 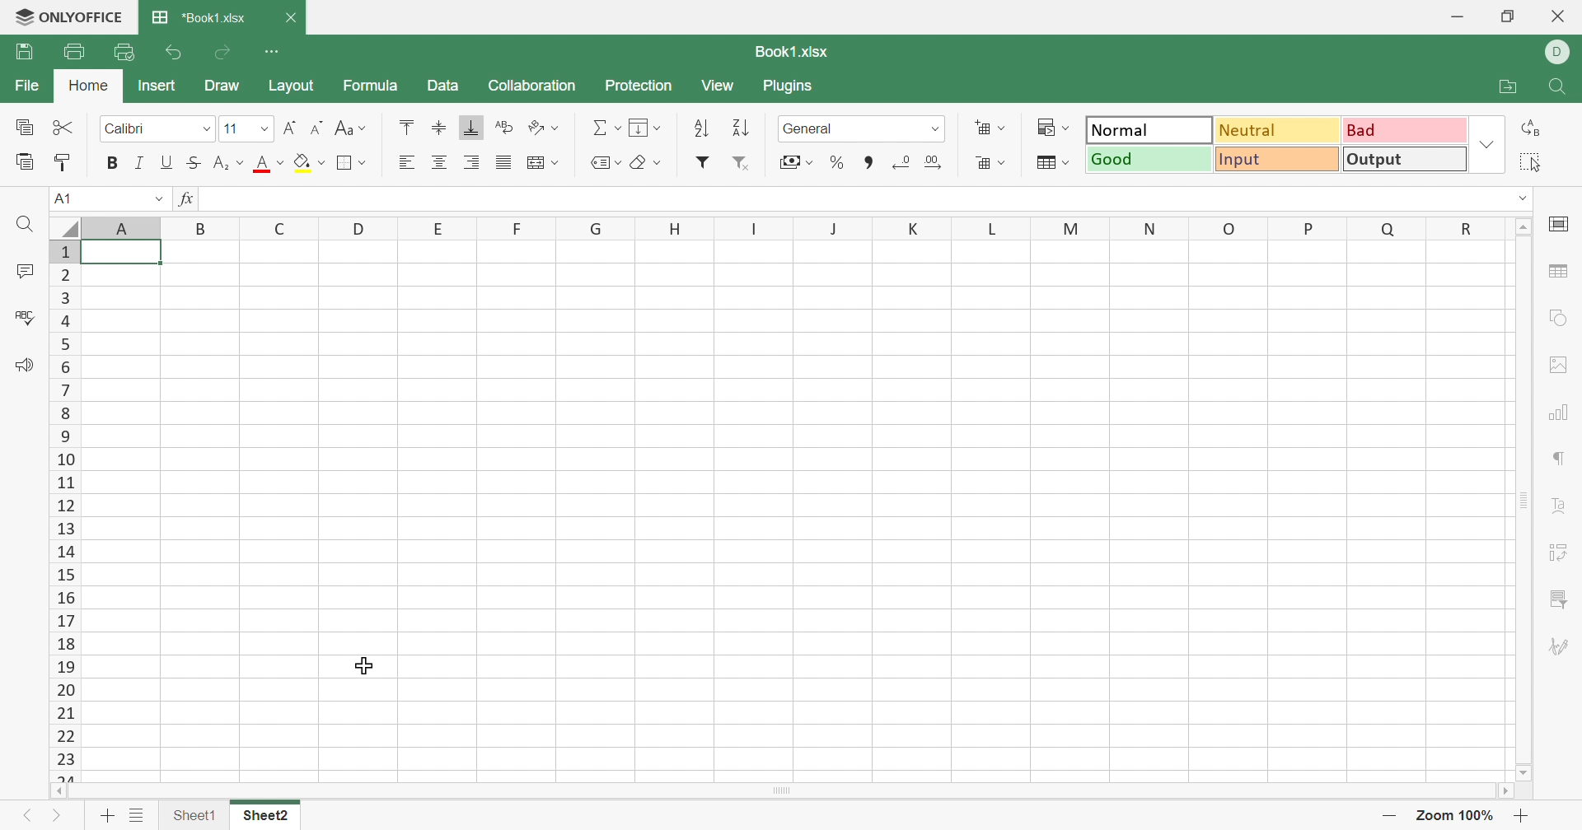 I want to click on Decrement font size, so click(x=314, y=127).